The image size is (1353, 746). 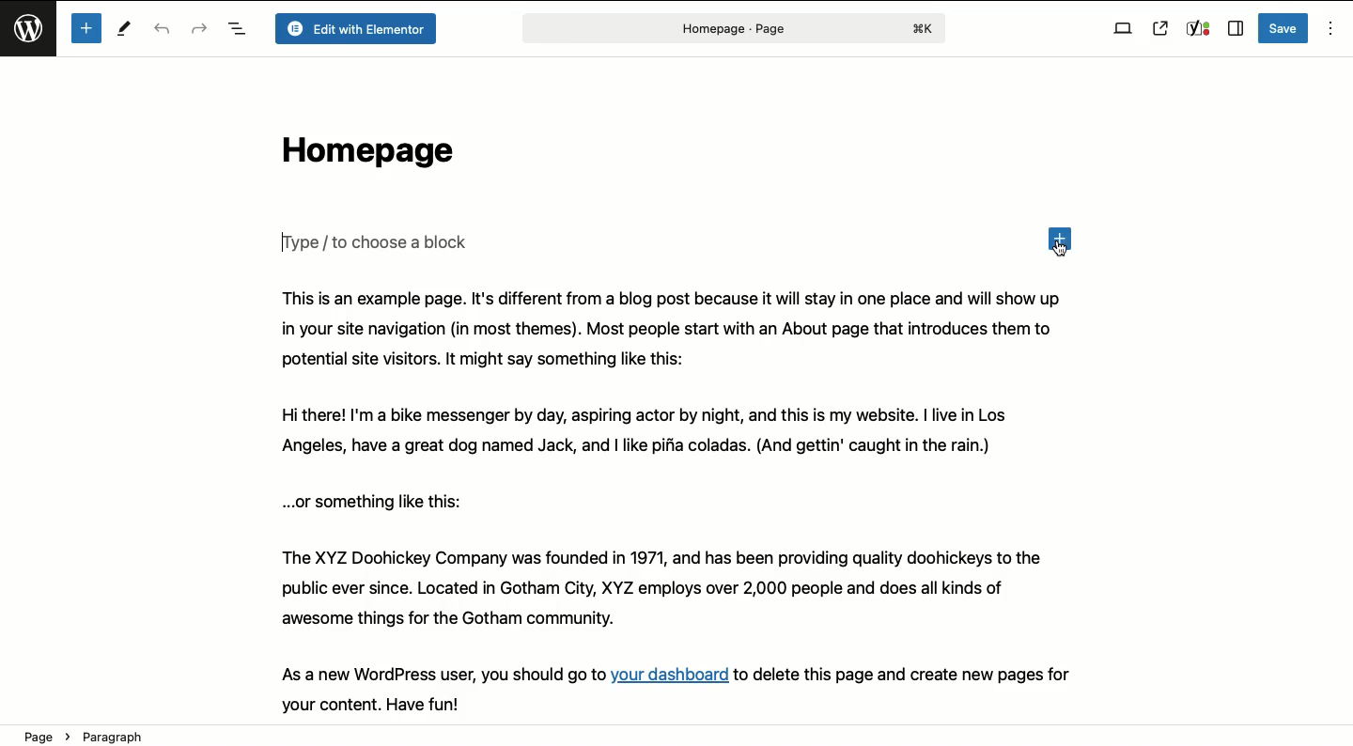 What do you see at coordinates (1160, 28) in the screenshot?
I see `View page` at bounding box center [1160, 28].